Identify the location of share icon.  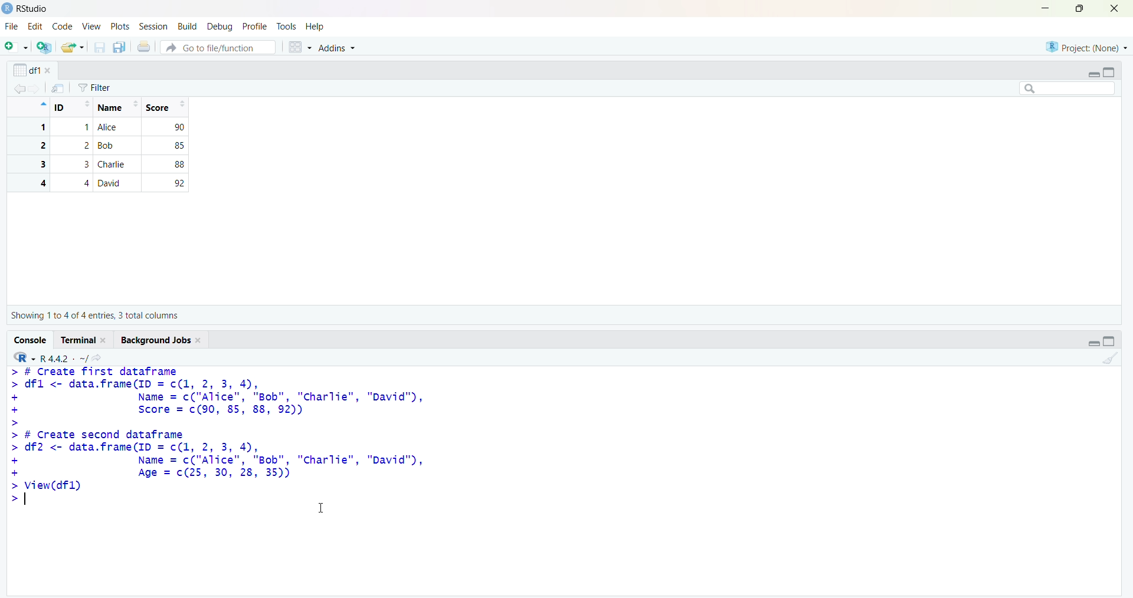
(97, 358).